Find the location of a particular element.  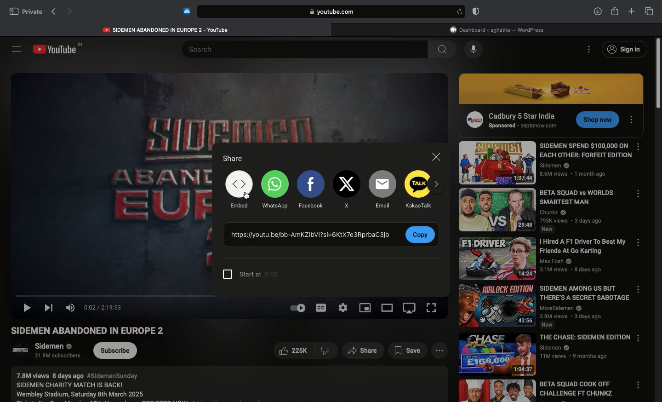

Badge is located at coordinates (474, 12).